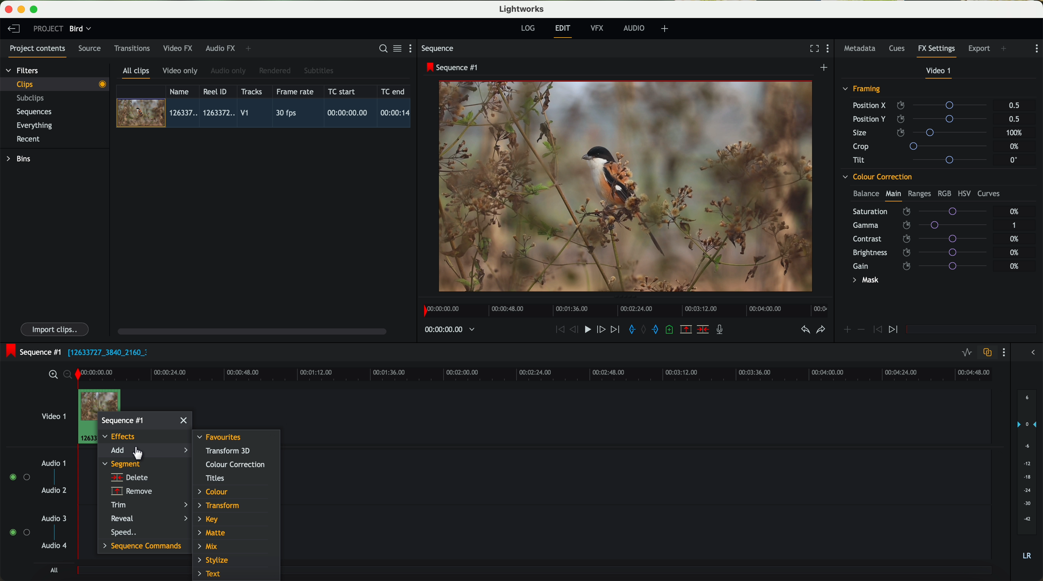 The height and width of the screenshot is (581, 1043). Describe the element at coordinates (564, 30) in the screenshot. I see `edit` at that location.